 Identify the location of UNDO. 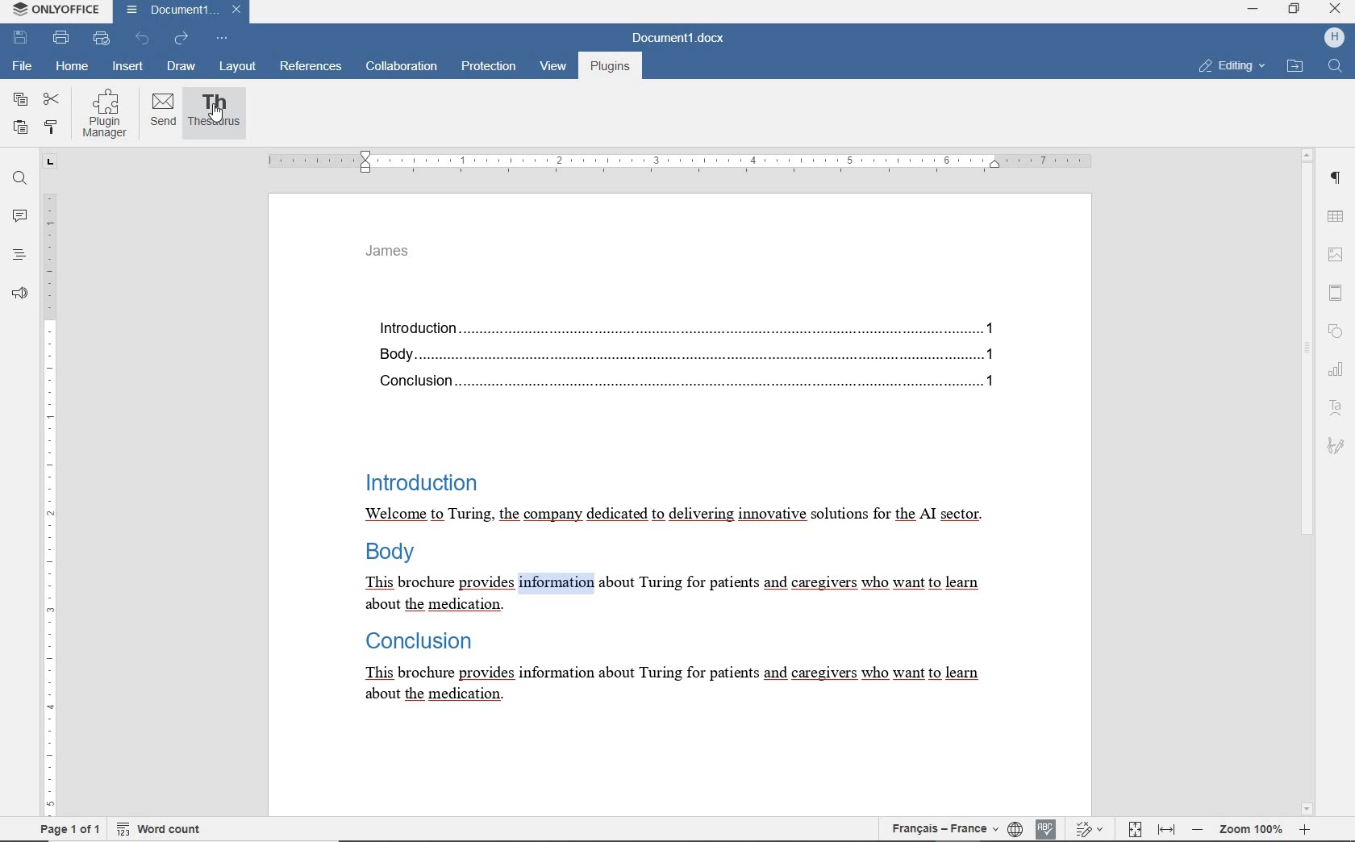
(142, 38).